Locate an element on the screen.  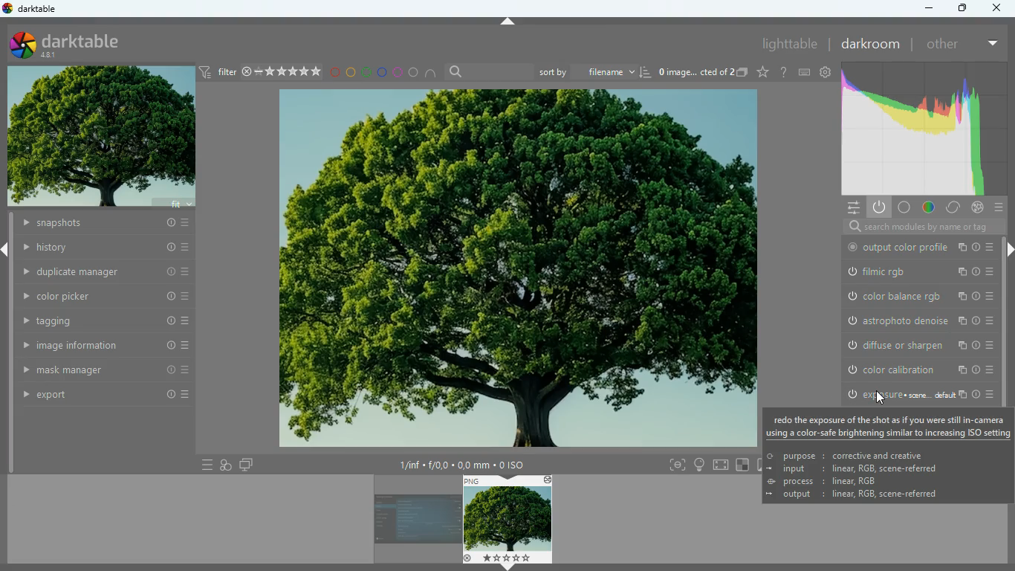
menu is located at coordinates (200, 465).